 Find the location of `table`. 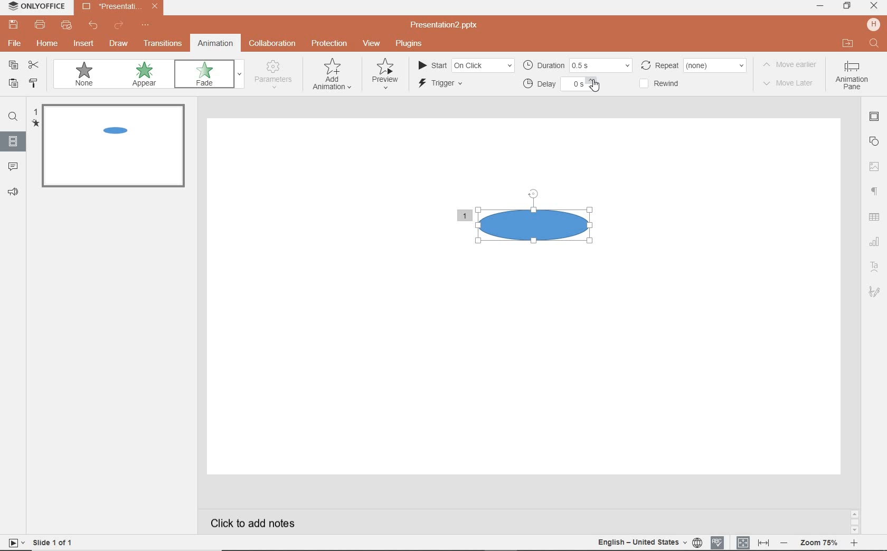

table is located at coordinates (874, 216).